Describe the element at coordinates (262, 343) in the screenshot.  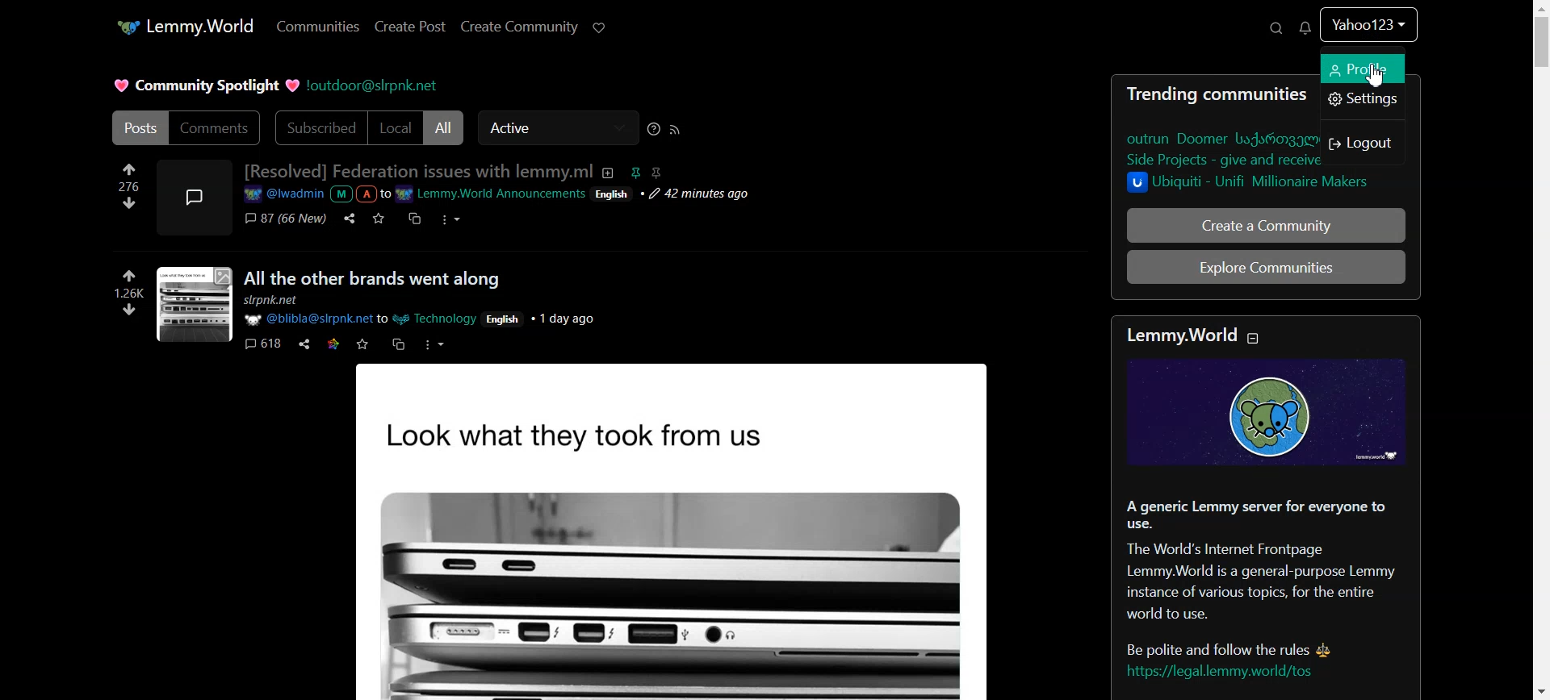
I see `618` at that location.